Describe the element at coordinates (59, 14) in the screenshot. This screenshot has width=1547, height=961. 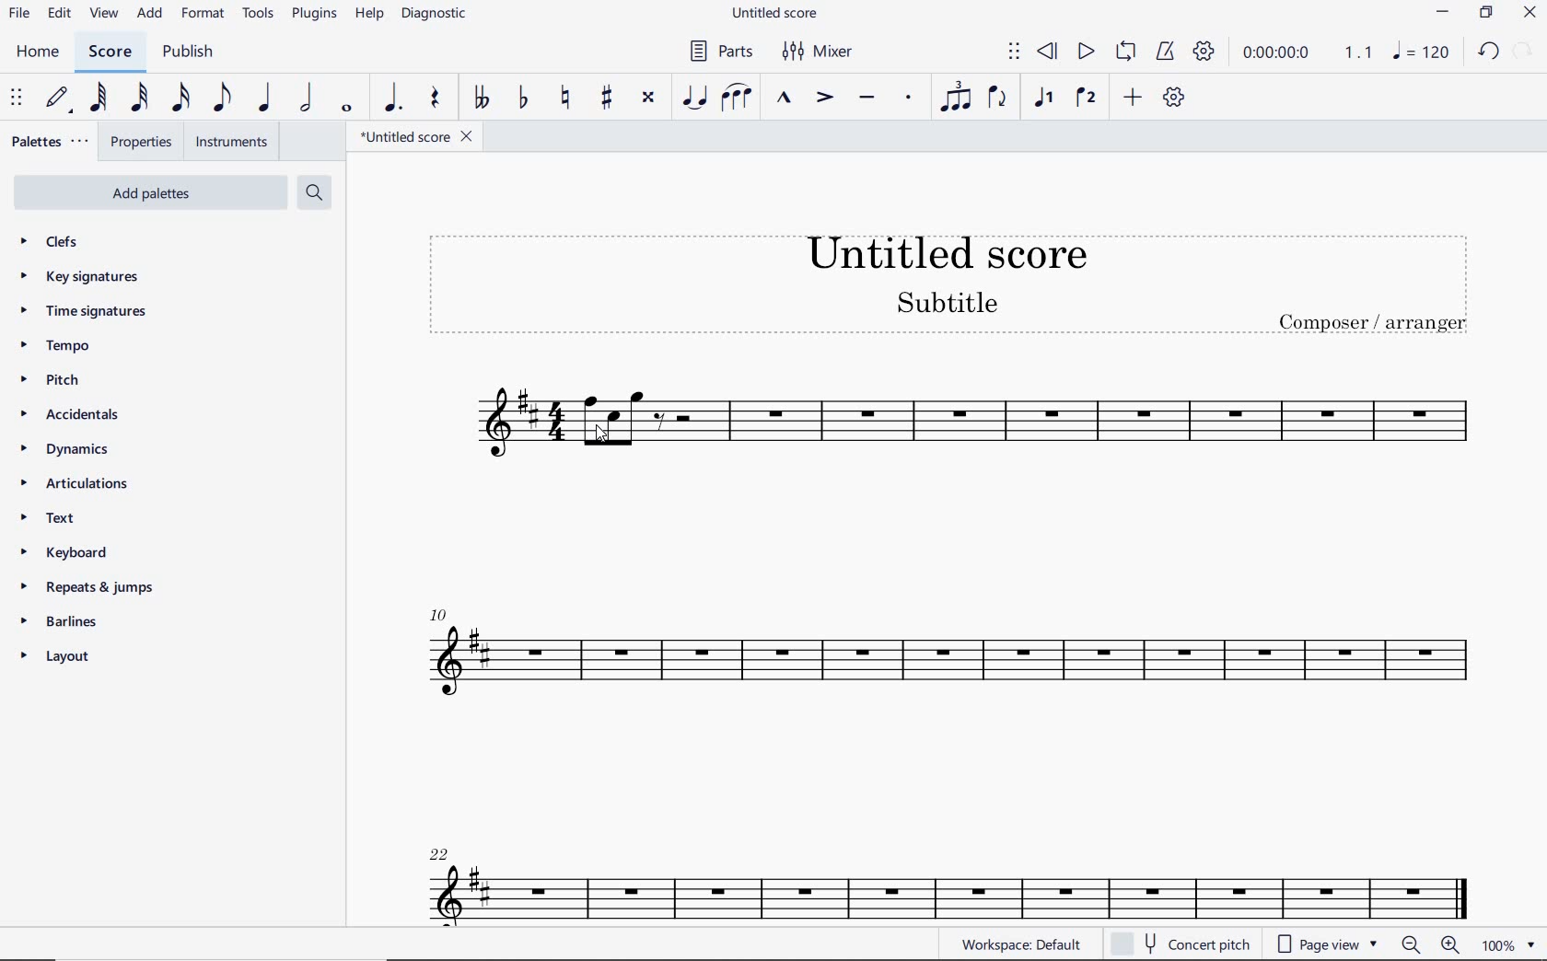
I see `EDIT` at that location.